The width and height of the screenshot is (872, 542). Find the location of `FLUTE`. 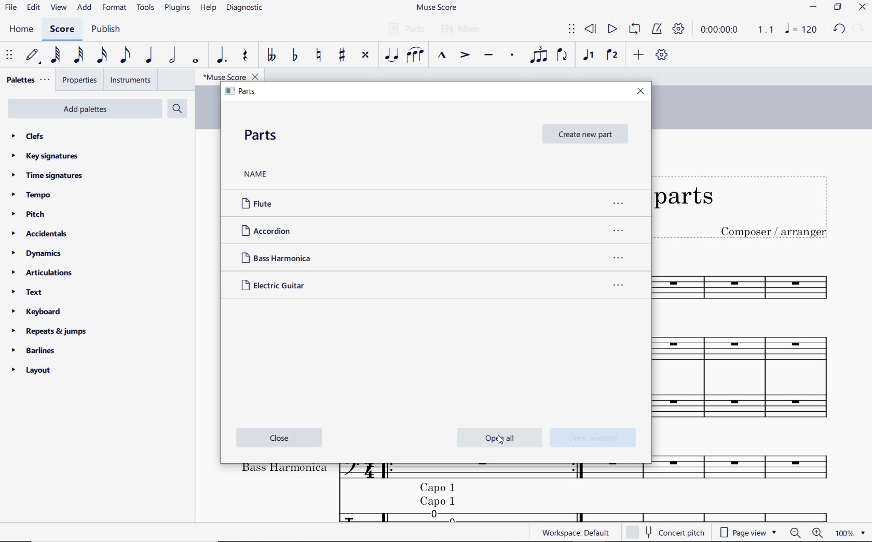

FLUTE is located at coordinates (440, 204).